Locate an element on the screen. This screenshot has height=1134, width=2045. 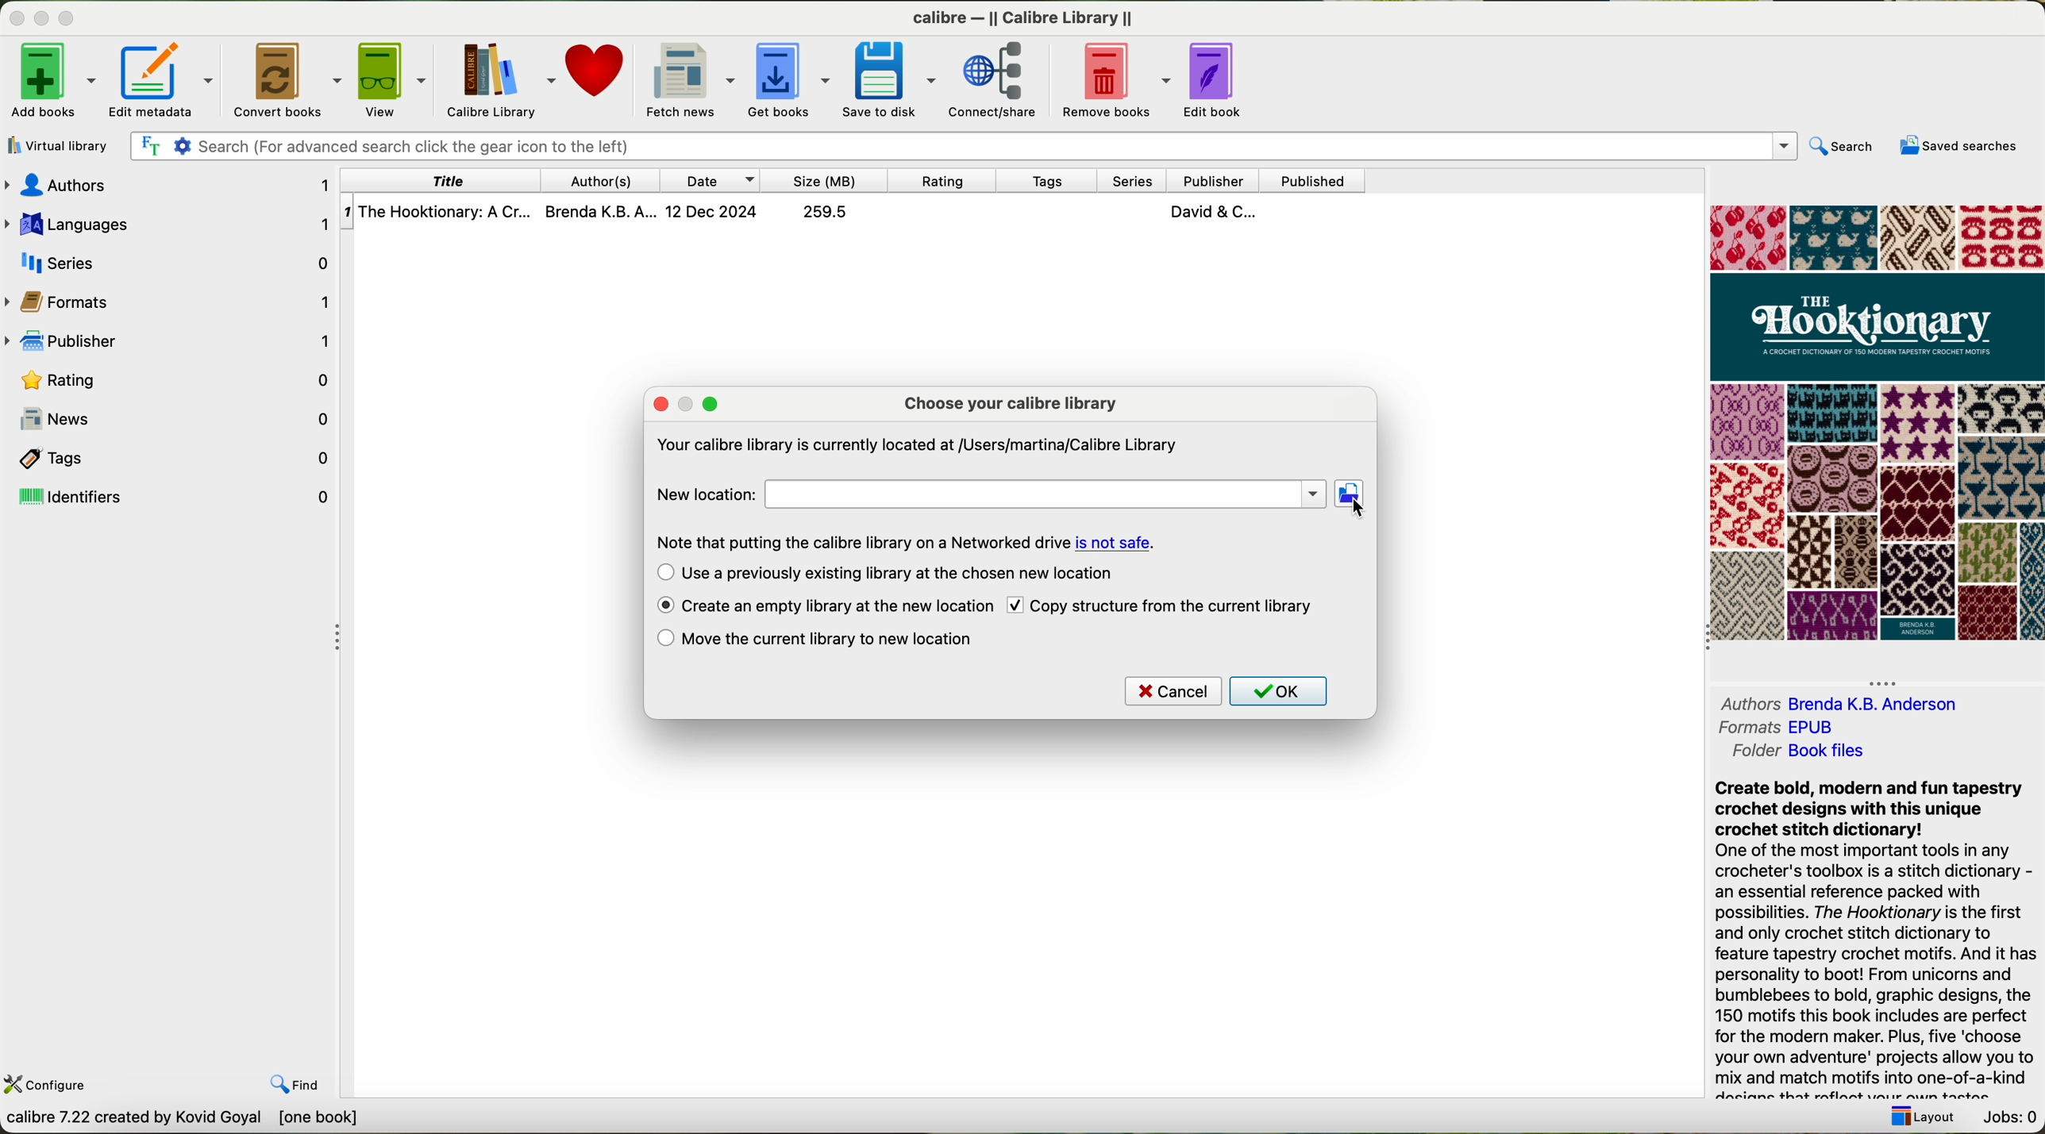
the hokktionary is located at coordinates (805, 212).